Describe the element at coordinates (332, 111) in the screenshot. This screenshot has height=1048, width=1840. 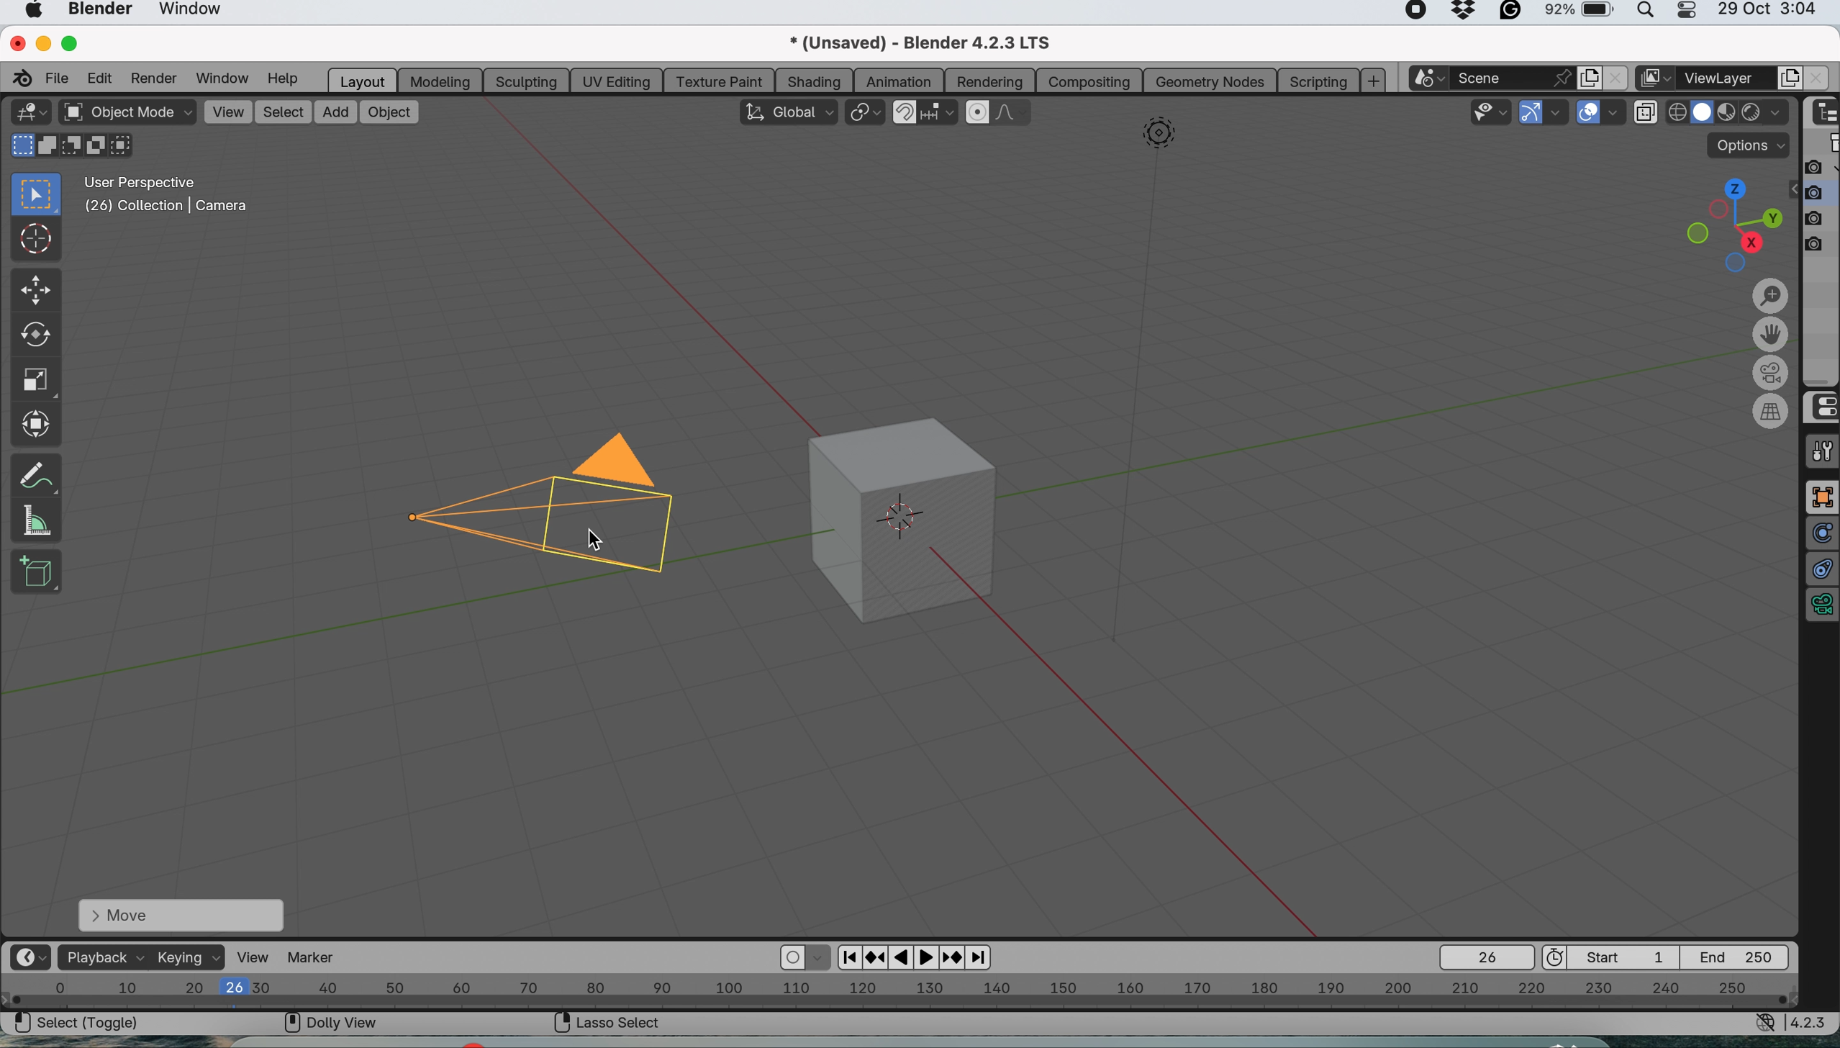
I see `add` at that location.